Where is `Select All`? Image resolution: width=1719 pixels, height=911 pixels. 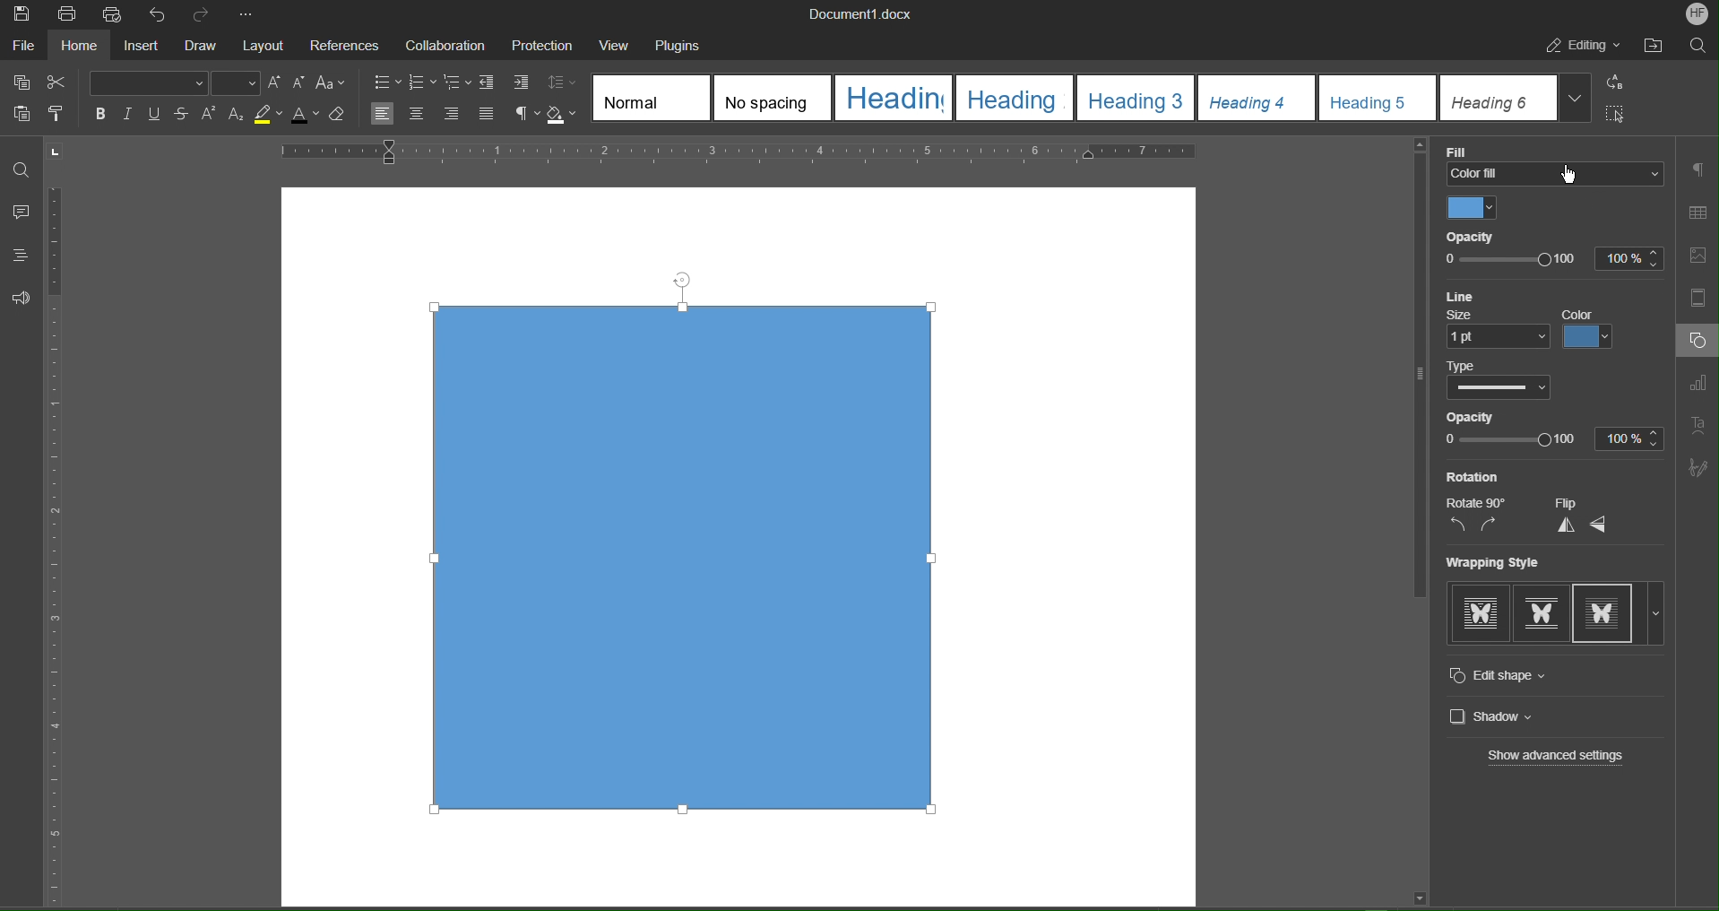 Select All is located at coordinates (1618, 113).